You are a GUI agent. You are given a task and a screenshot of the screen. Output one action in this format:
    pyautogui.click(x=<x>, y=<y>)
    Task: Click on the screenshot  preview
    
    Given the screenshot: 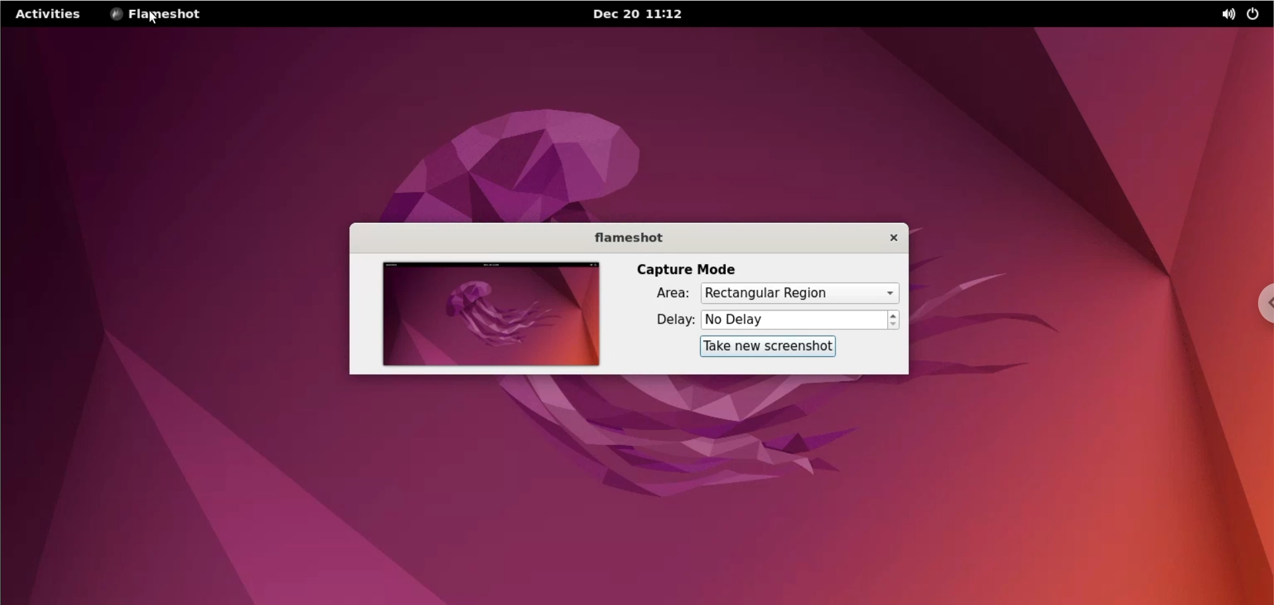 What is the action you would take?
    pyautogui.click(x=493, y=313)
    